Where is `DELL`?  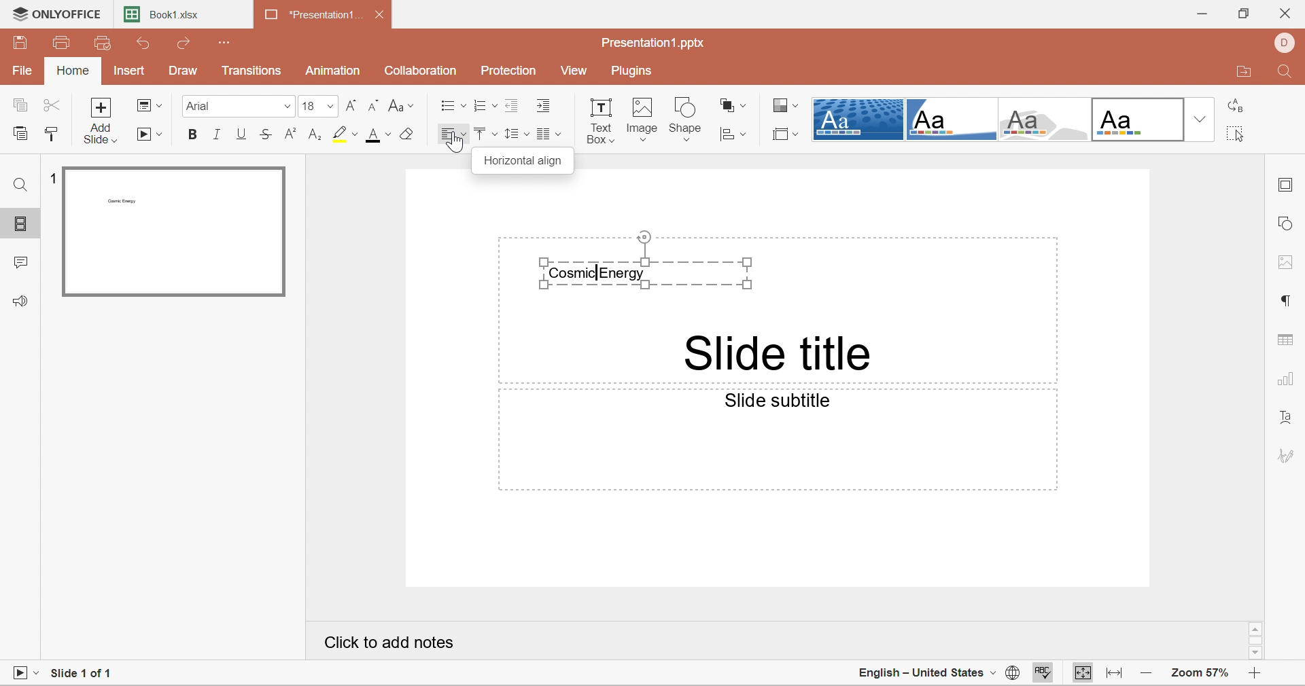 DELL is located at coordinates (1289, 43).